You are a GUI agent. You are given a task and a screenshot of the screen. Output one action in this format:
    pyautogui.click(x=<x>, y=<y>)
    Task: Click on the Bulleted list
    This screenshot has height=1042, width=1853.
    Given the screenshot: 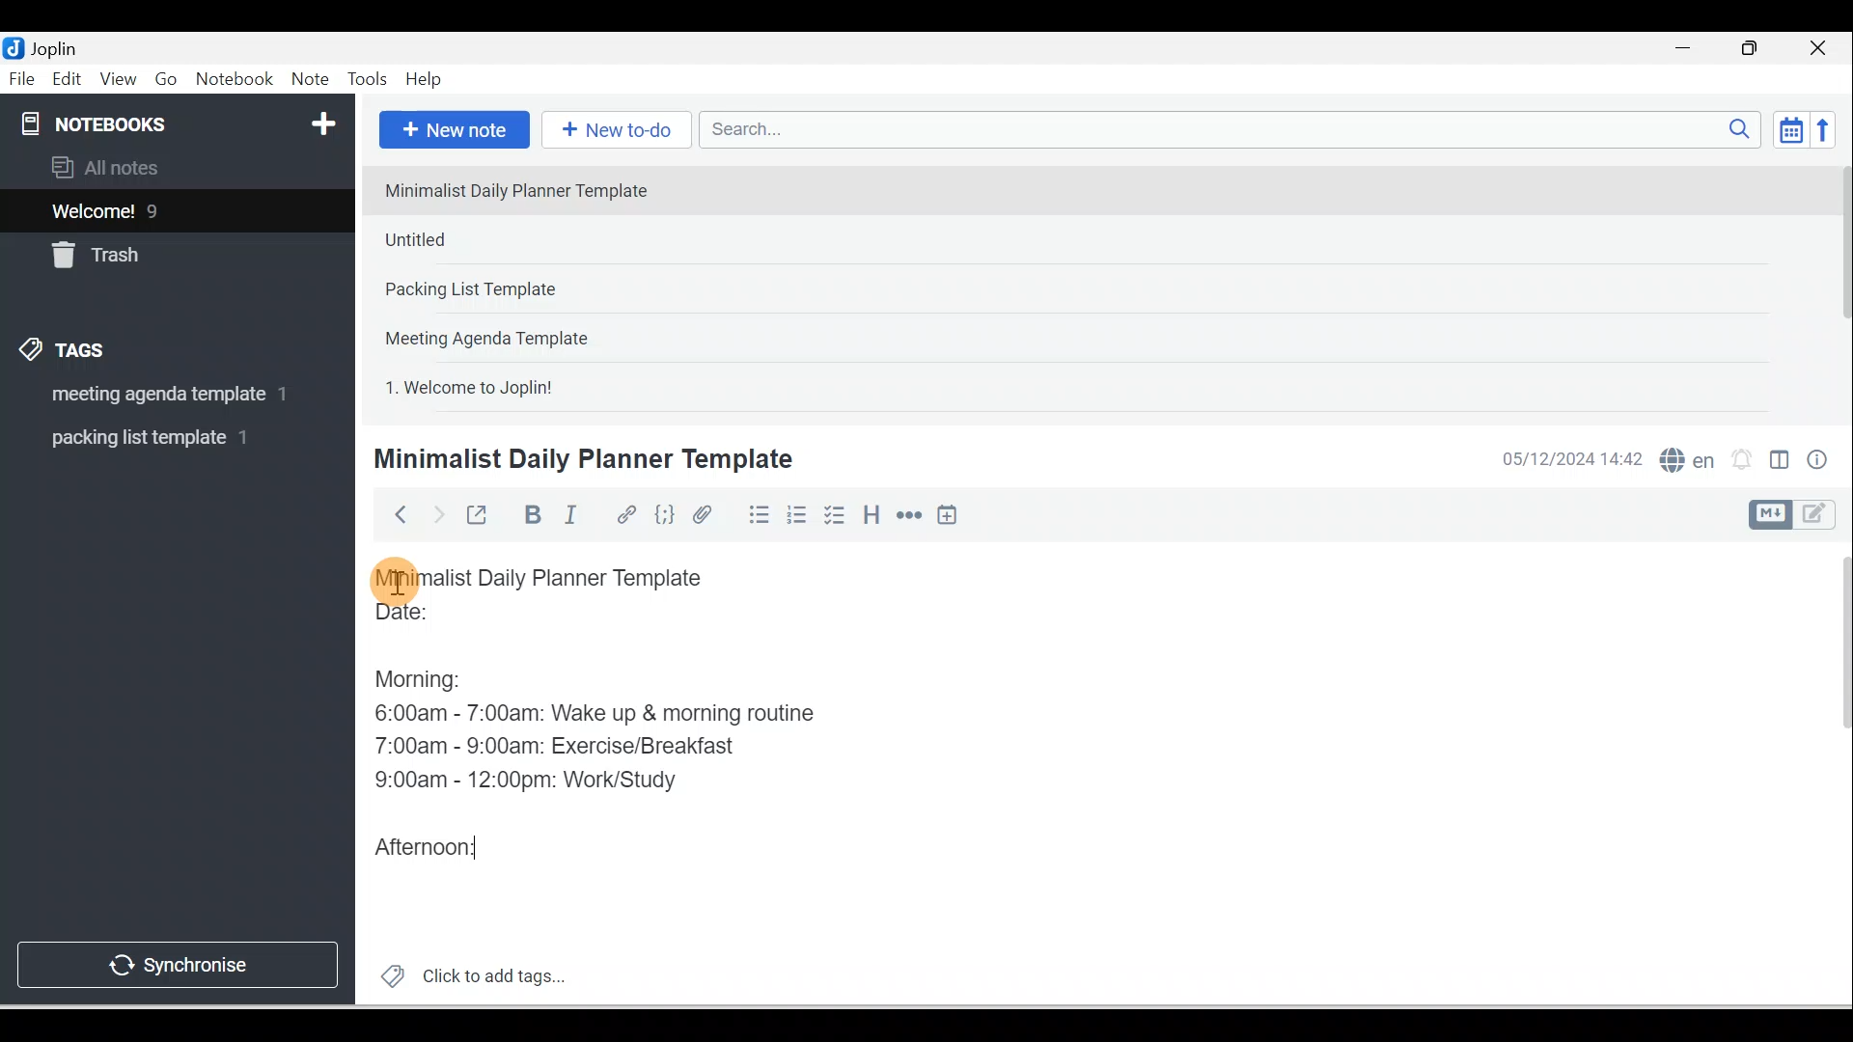 What is the action you would take?
    pyautogui.click(x=755, y=514)
    